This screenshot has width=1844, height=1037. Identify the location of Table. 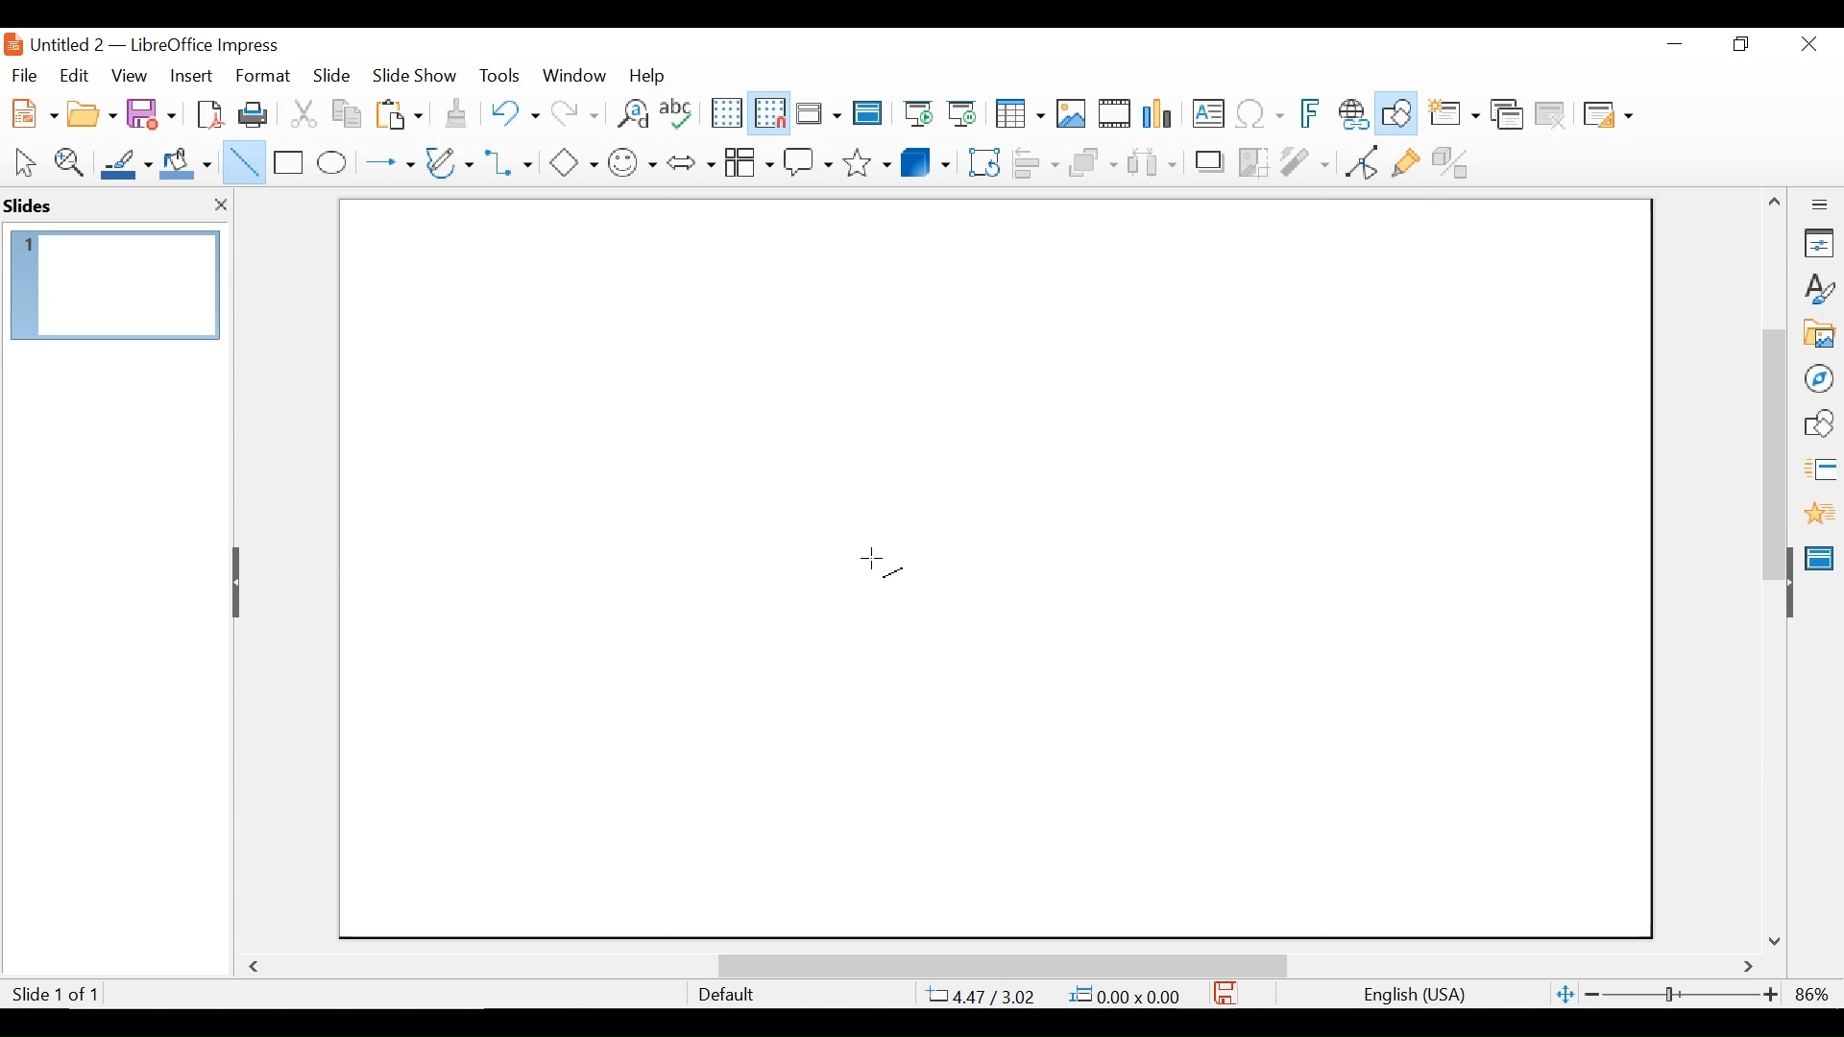
(1018, 114).